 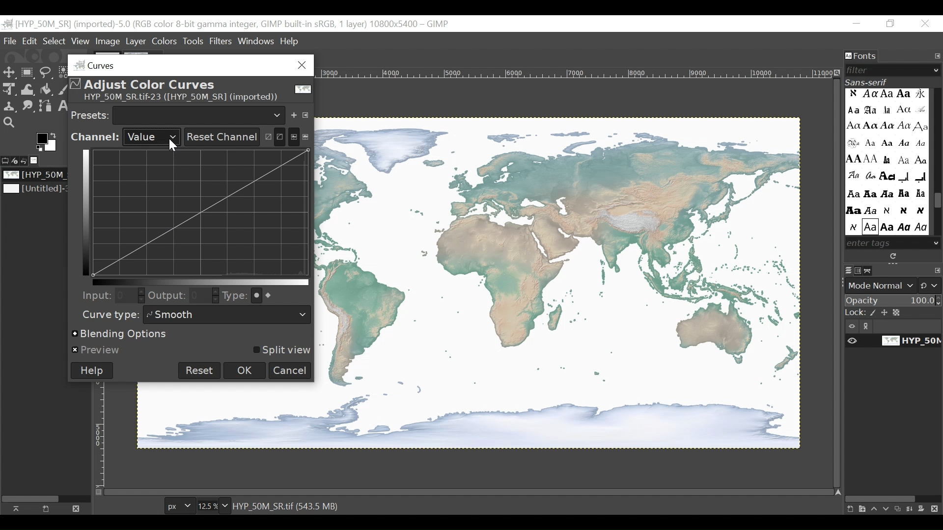 What do you see at coordinates (203, 212) in the screenshot?
I see `Histogram Display` at bounding box center [203, 212].